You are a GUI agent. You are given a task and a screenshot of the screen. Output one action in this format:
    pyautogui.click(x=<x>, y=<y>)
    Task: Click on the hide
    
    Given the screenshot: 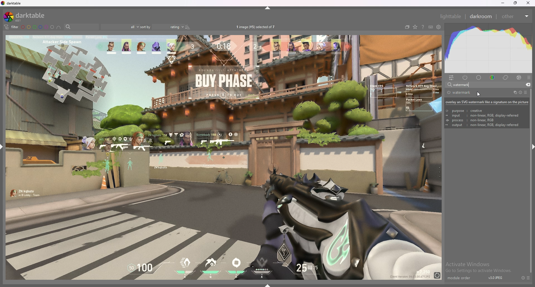 What is the action you would take?
    pyautogui.click(x=530, y=146)
    